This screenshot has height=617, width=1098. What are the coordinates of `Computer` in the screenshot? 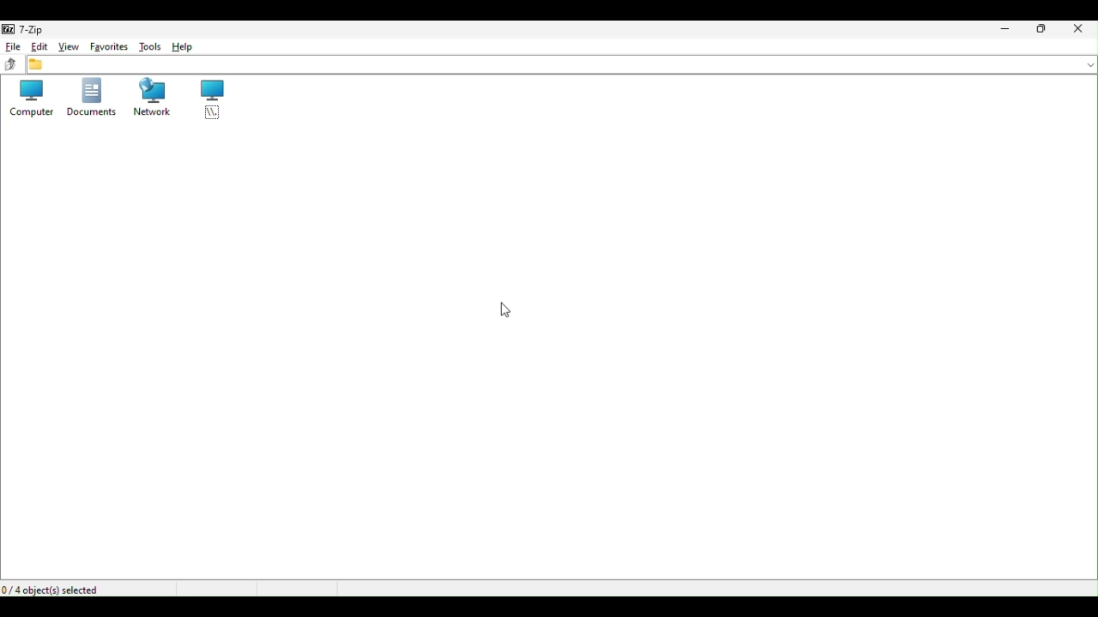 It's located at (26, 100).